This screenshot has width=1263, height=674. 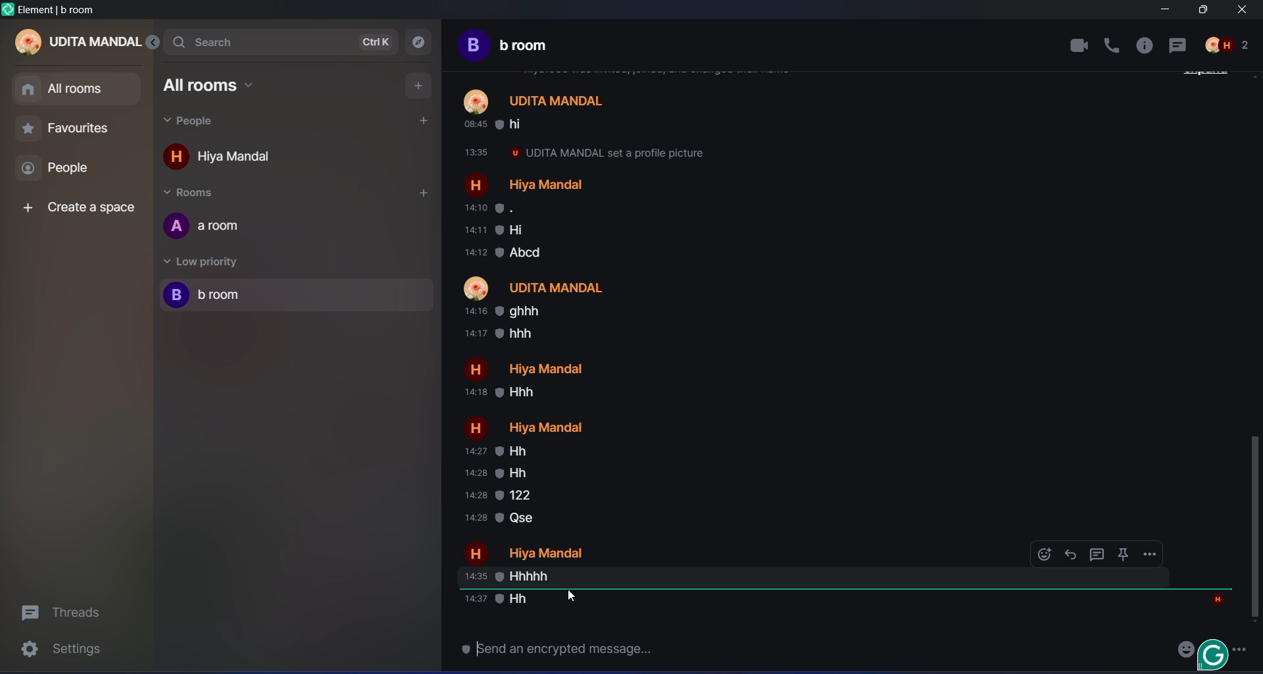 What do you see at coordinates (1163, 11) in the screenshot?
I see `Minimize ` at bounding box center [1163, 11].